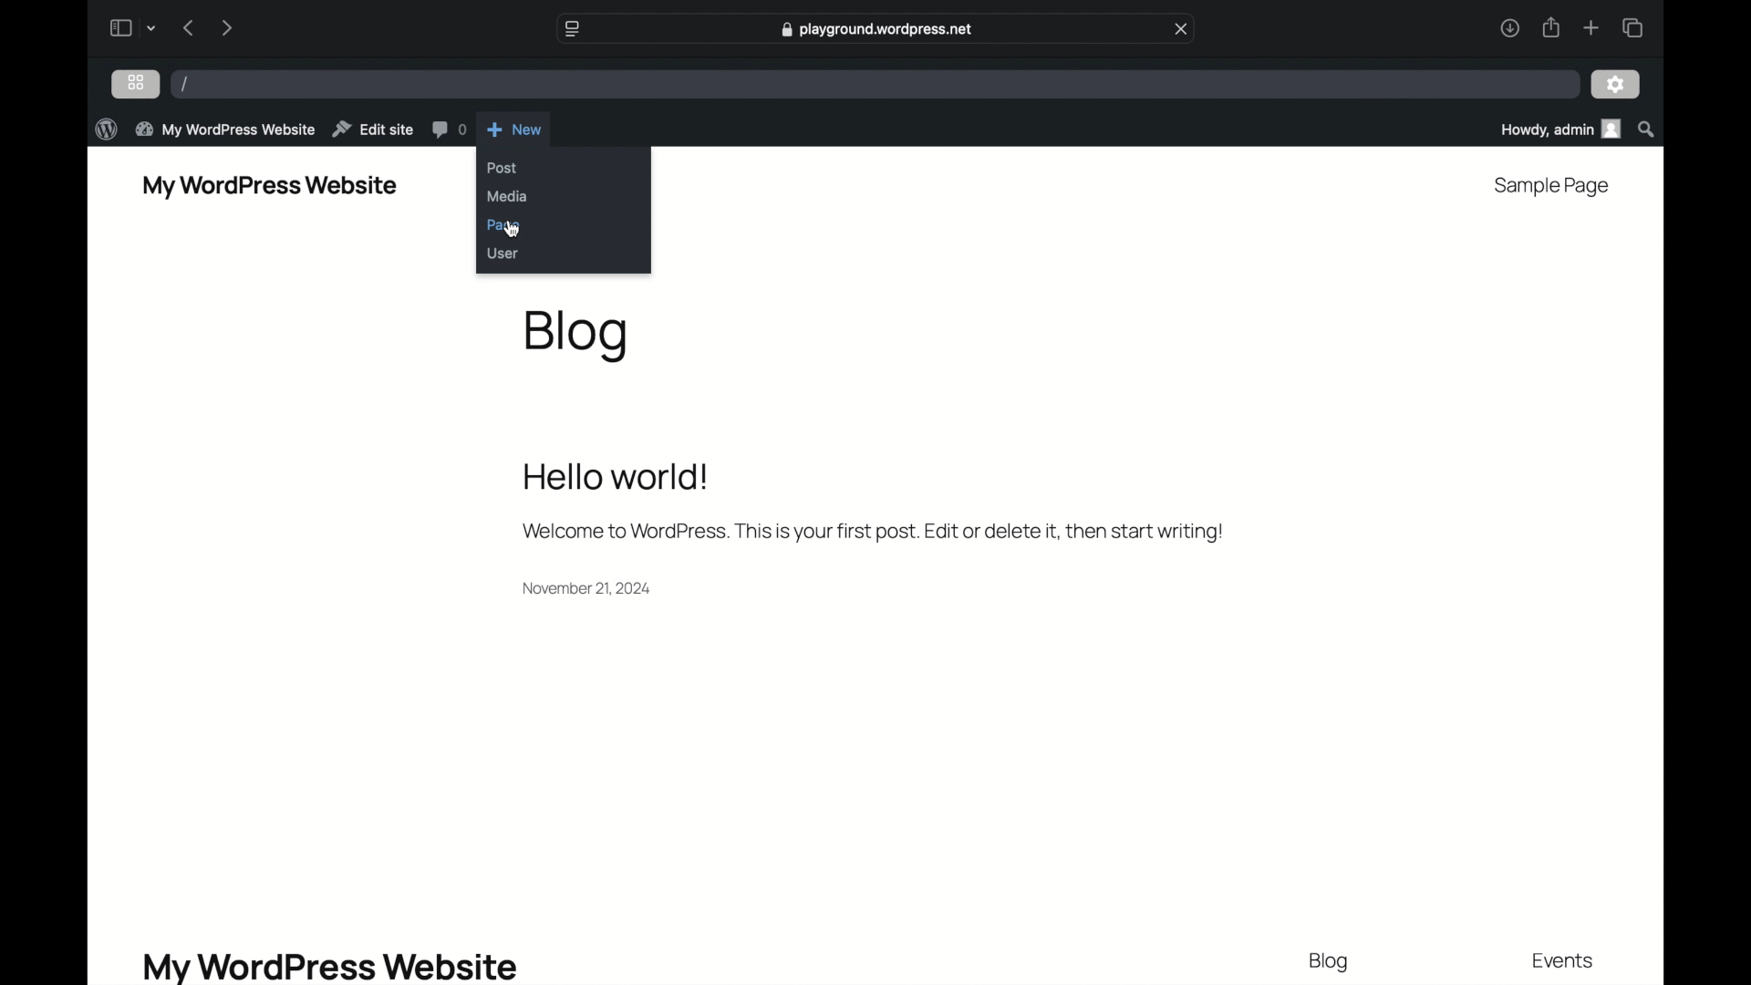 This screenshot has width=1751, height=985. Describe the element at coordinates (503, 225) in the screenshot. I see `page` at that location.